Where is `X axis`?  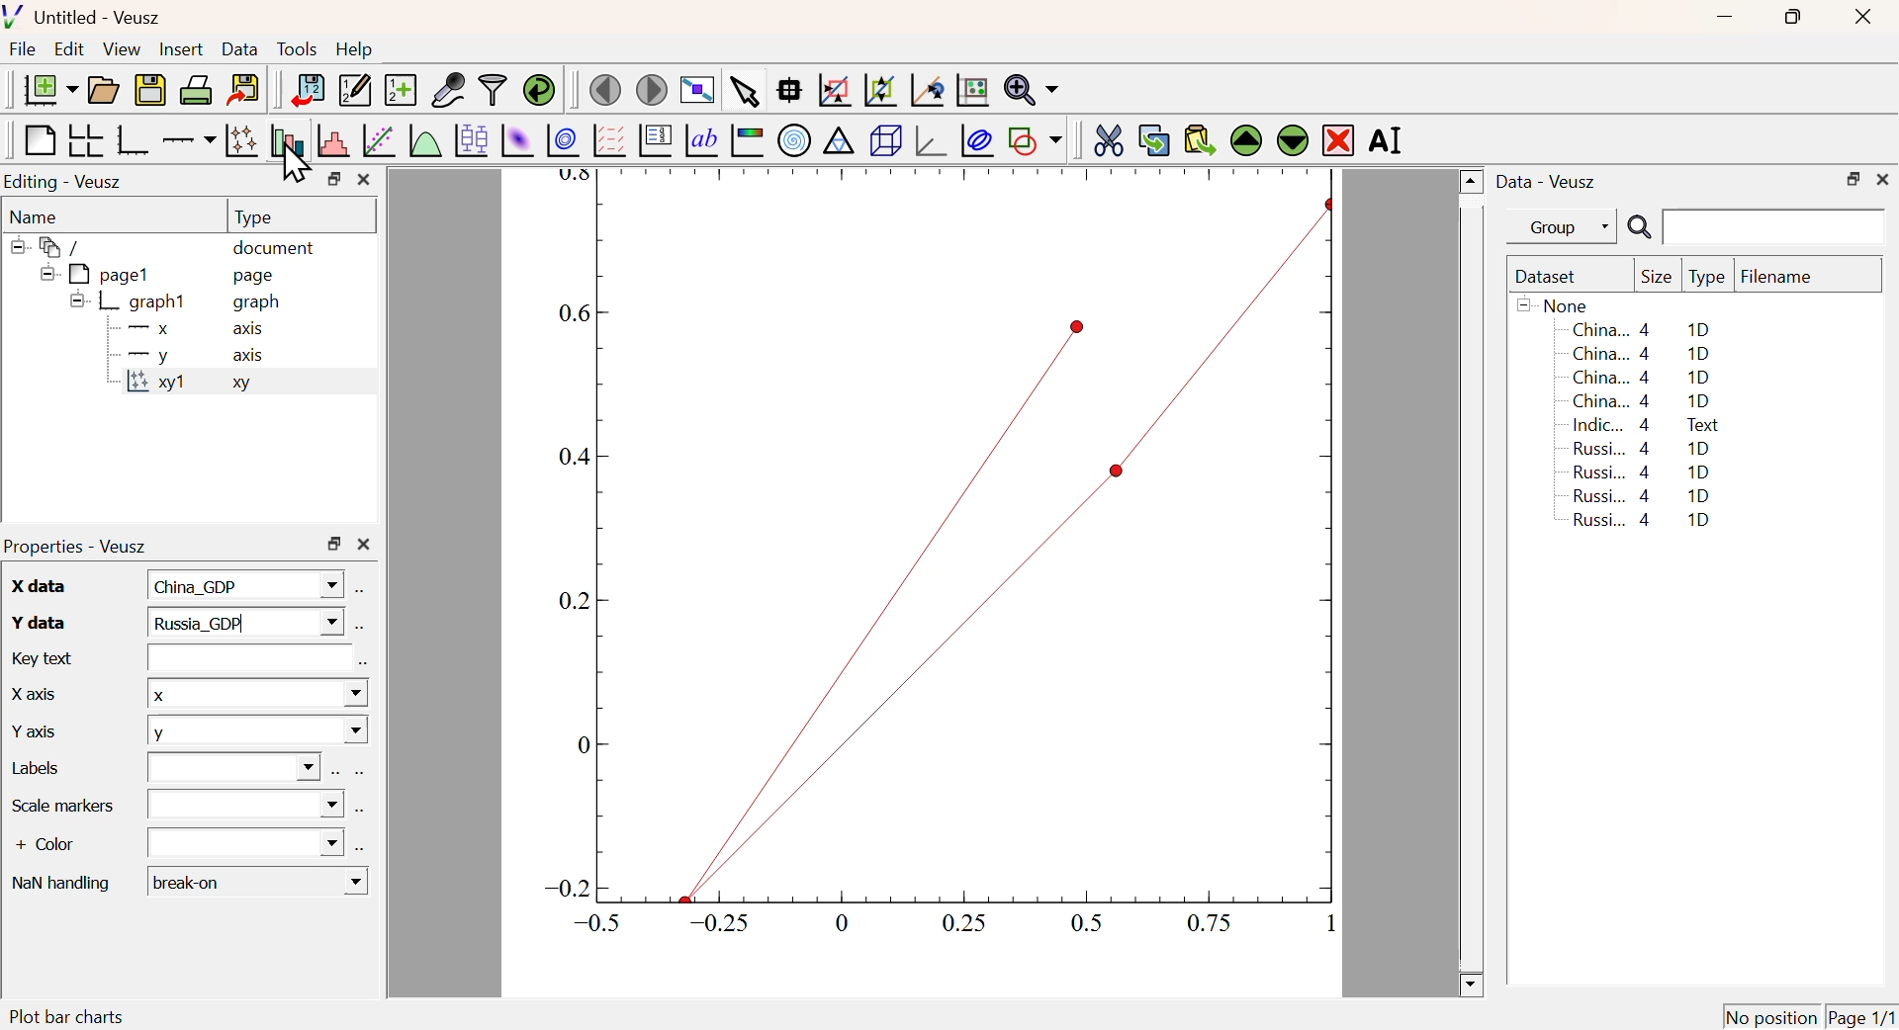
X axis is located at coordinates (30, 691).